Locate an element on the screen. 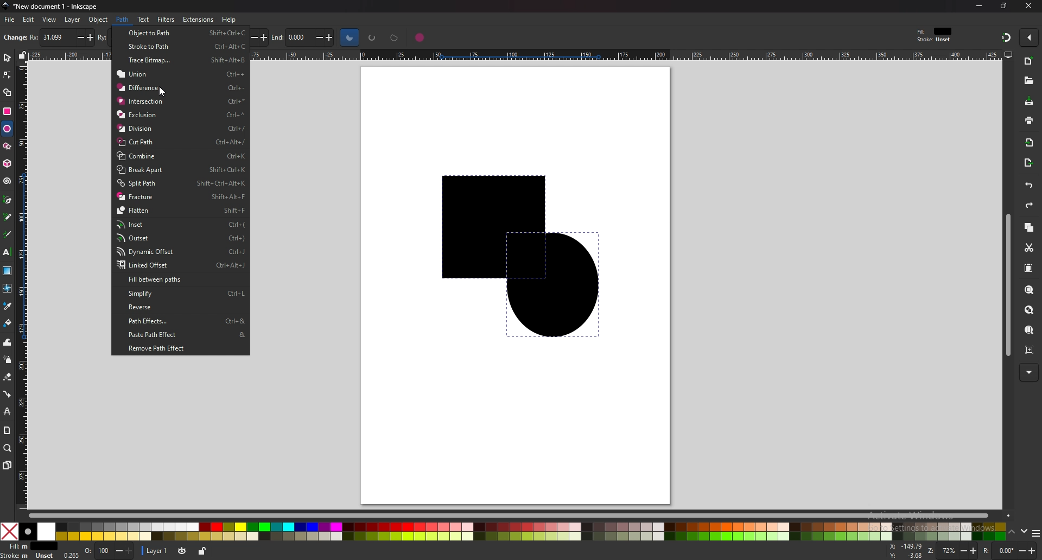 The height and width of the screenshot is (560, 1042). export is located at coordinates (1029, 163).